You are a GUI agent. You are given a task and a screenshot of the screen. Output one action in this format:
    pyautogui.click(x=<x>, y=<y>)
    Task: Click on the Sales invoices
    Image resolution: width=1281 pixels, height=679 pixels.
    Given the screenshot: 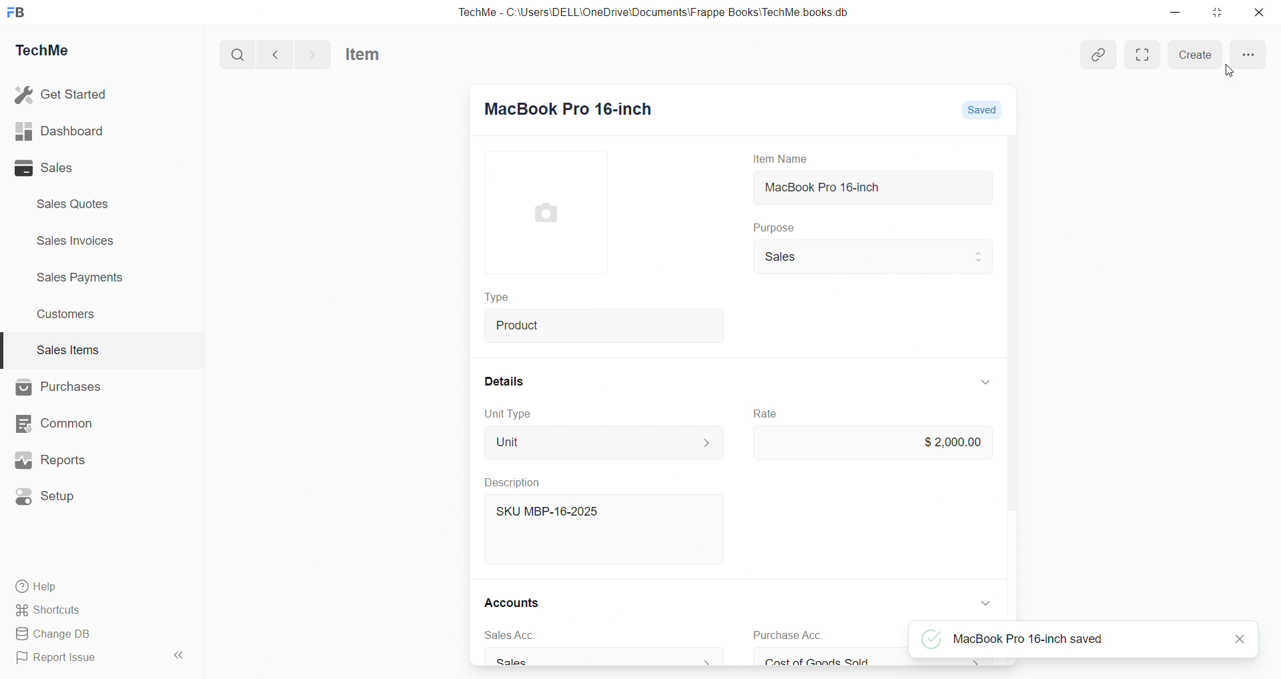 What is the action you would take?
    pyautogui.click(x=78, y=241)
    